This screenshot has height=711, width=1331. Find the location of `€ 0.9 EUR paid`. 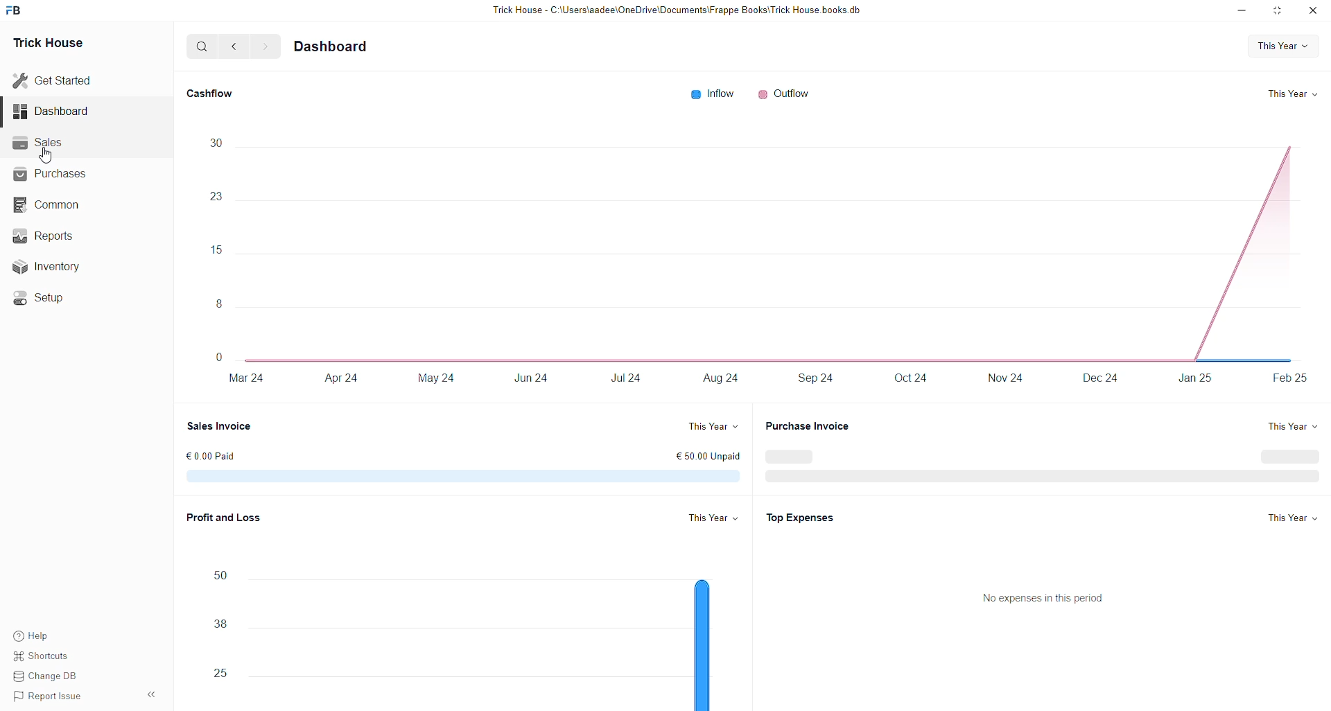

€ 0.9 EUR paid is located at coordinates (213, 457).